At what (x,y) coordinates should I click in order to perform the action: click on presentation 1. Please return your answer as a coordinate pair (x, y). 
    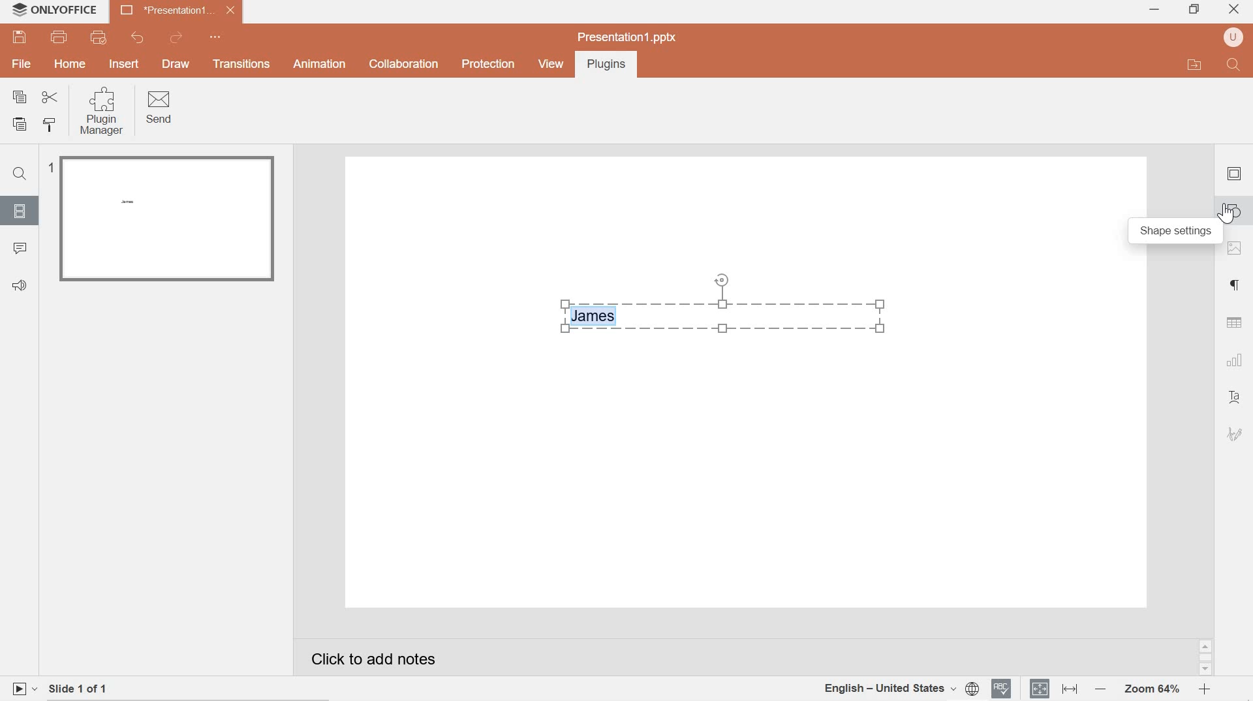
    Looking at the image, I should click on (178, 10).